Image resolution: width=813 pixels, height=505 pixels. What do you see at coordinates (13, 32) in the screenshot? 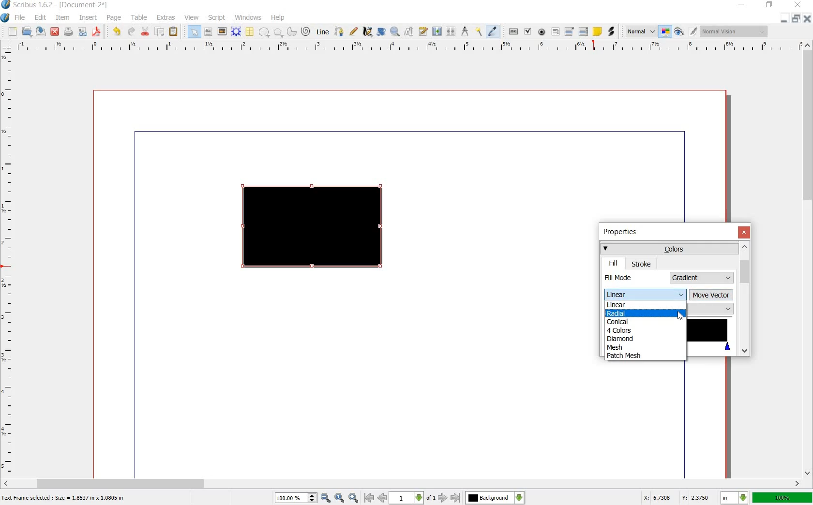
I see `new` at bounding box center [13, 32].